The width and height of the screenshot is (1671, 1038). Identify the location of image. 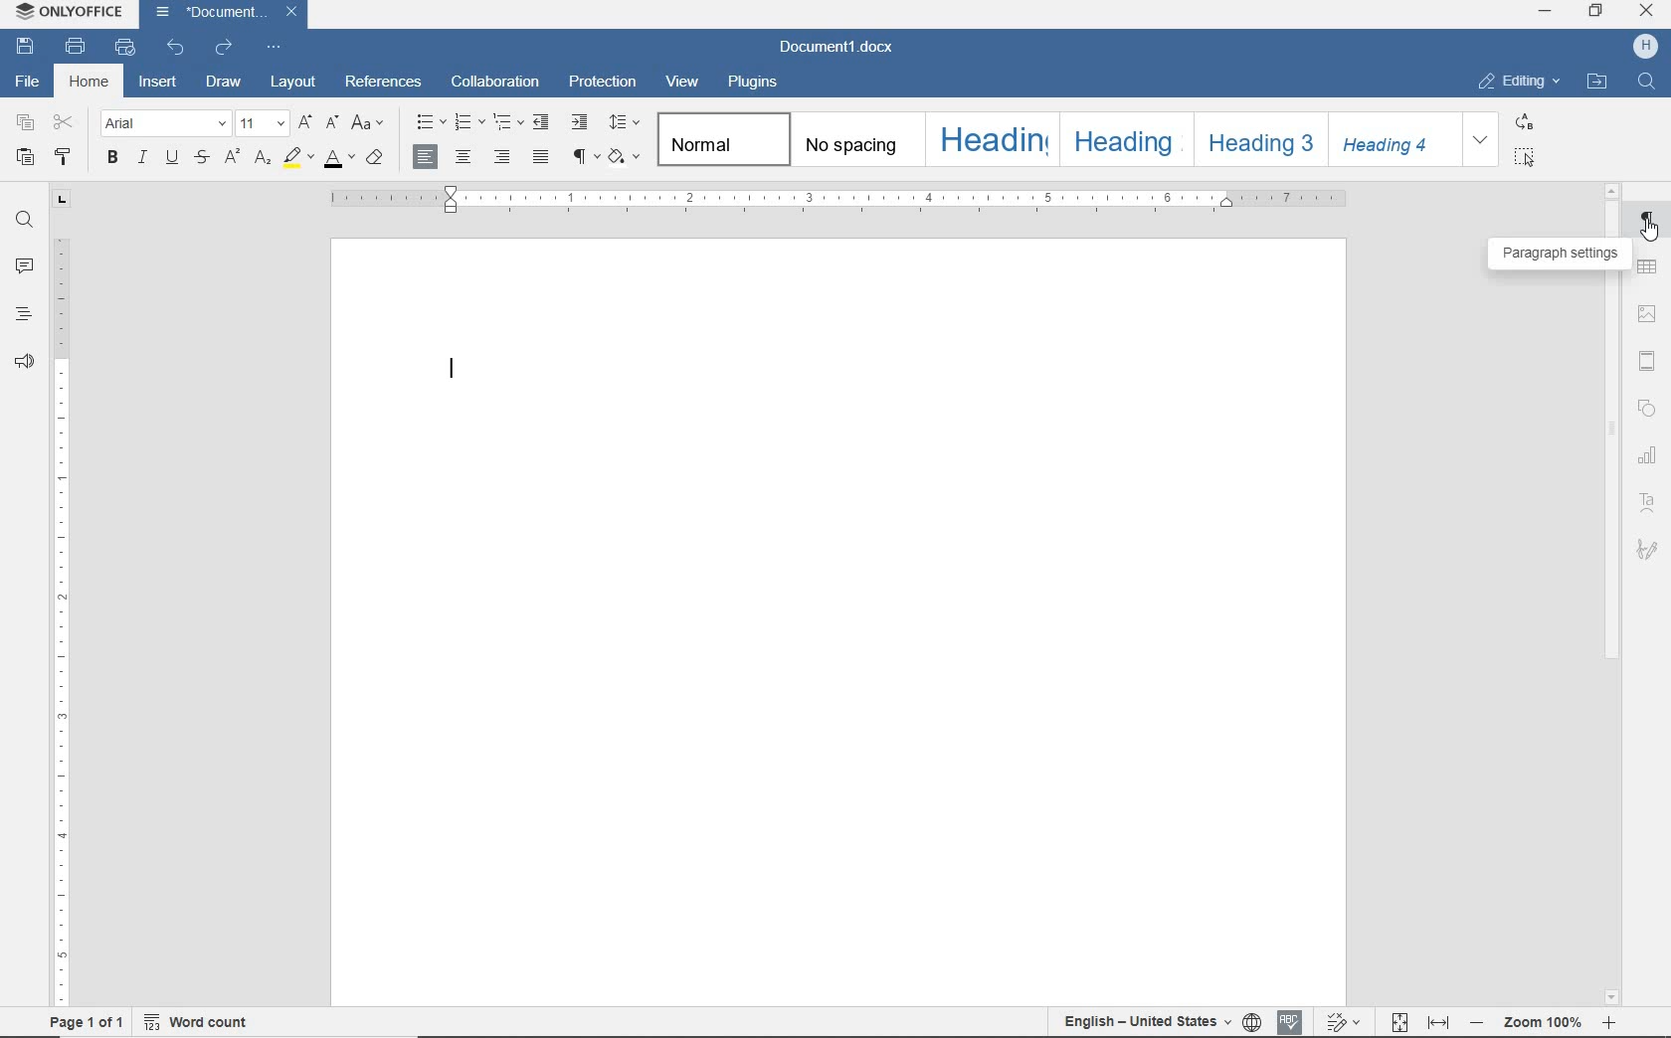
(1645, 314).